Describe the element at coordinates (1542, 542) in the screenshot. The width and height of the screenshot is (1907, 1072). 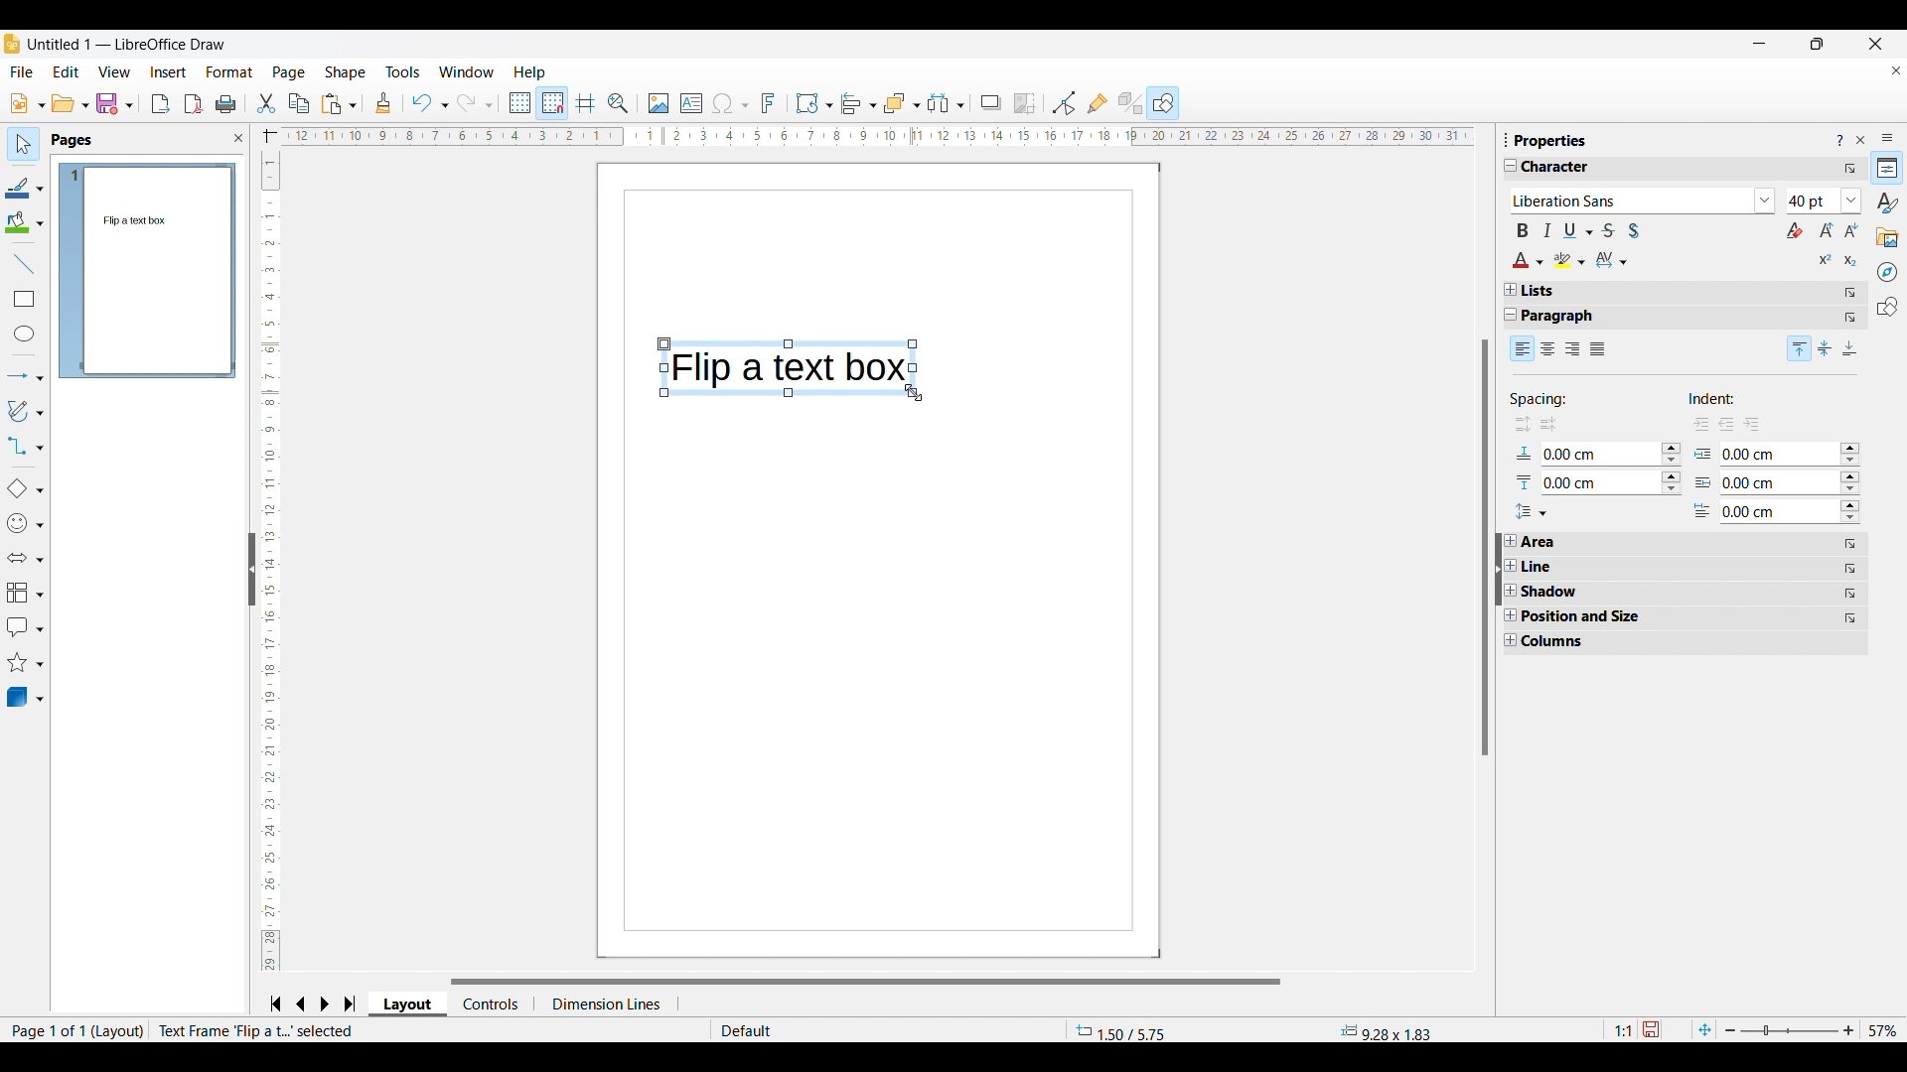
I see `Area property` at that location.